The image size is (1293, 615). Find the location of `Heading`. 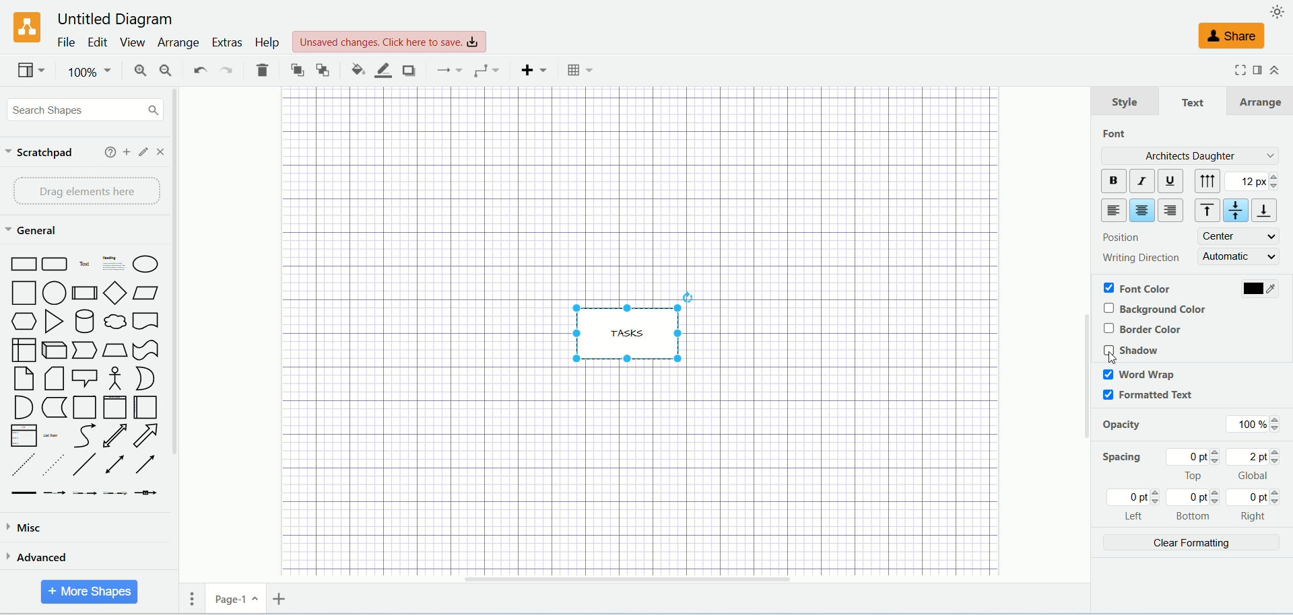

Heading is located at coordinates (114, 262).